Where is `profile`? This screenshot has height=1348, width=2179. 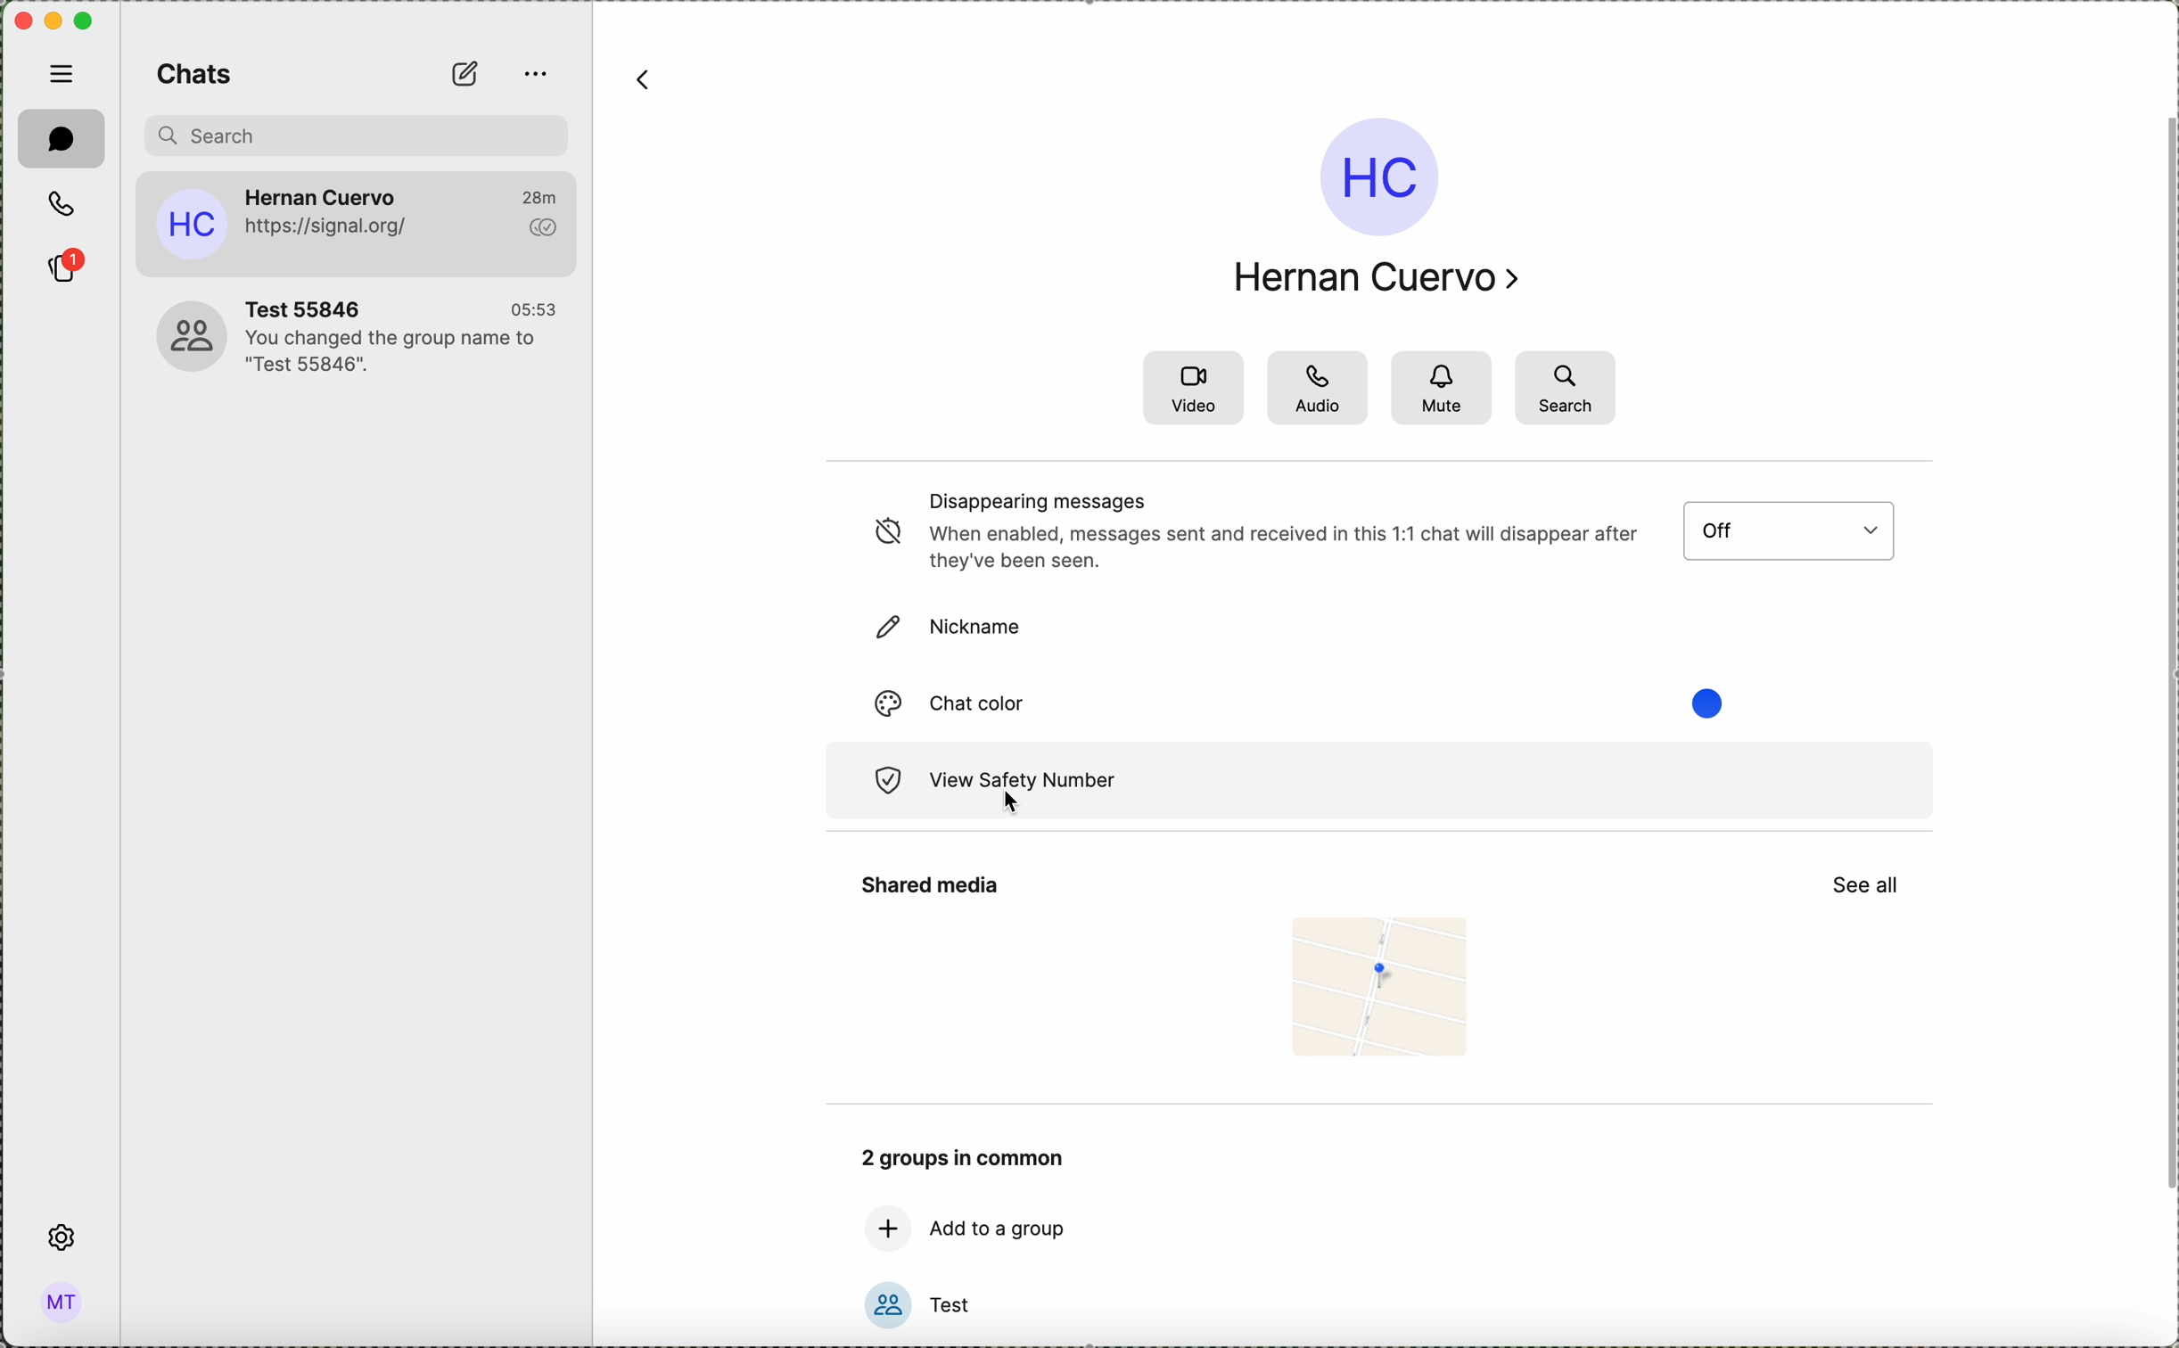
profile is located at coordinates (62, 1301).